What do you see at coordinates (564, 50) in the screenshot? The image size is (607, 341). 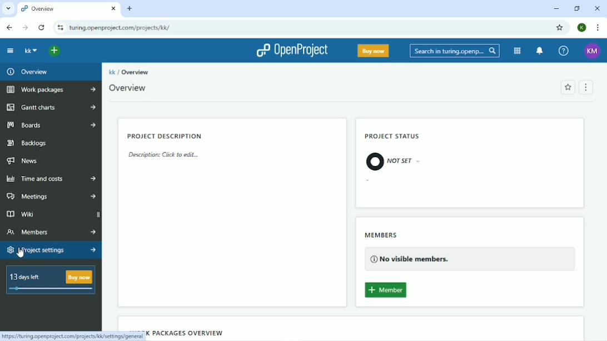 I see `Help` at bounding box center [564, 50].